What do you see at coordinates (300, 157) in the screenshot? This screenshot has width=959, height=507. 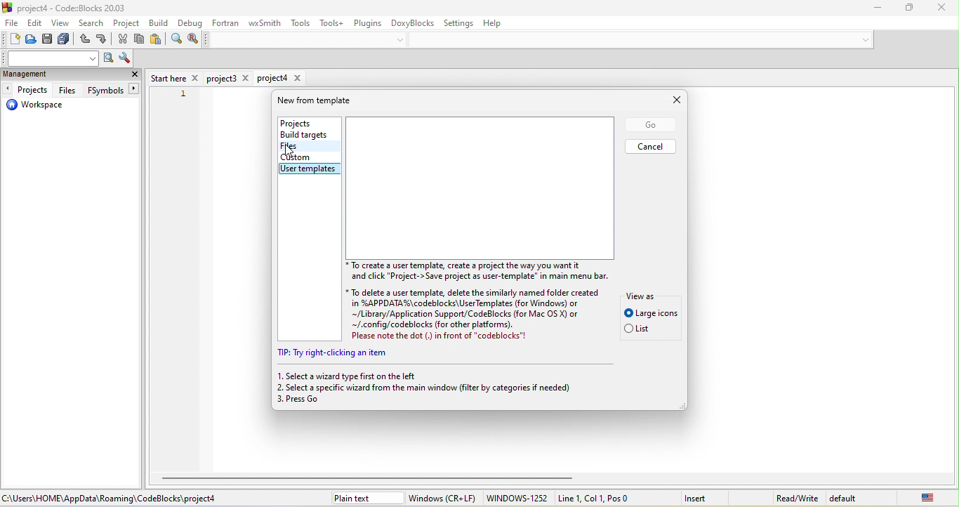 I see `custom` at bounding box center [300, 157].